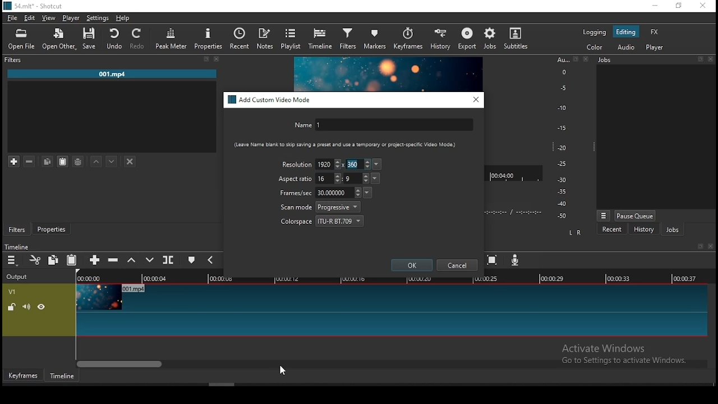  What do you see at coordinates (625, 47) in the screenshot?
I see `audio` at bounding box center [625, 47].